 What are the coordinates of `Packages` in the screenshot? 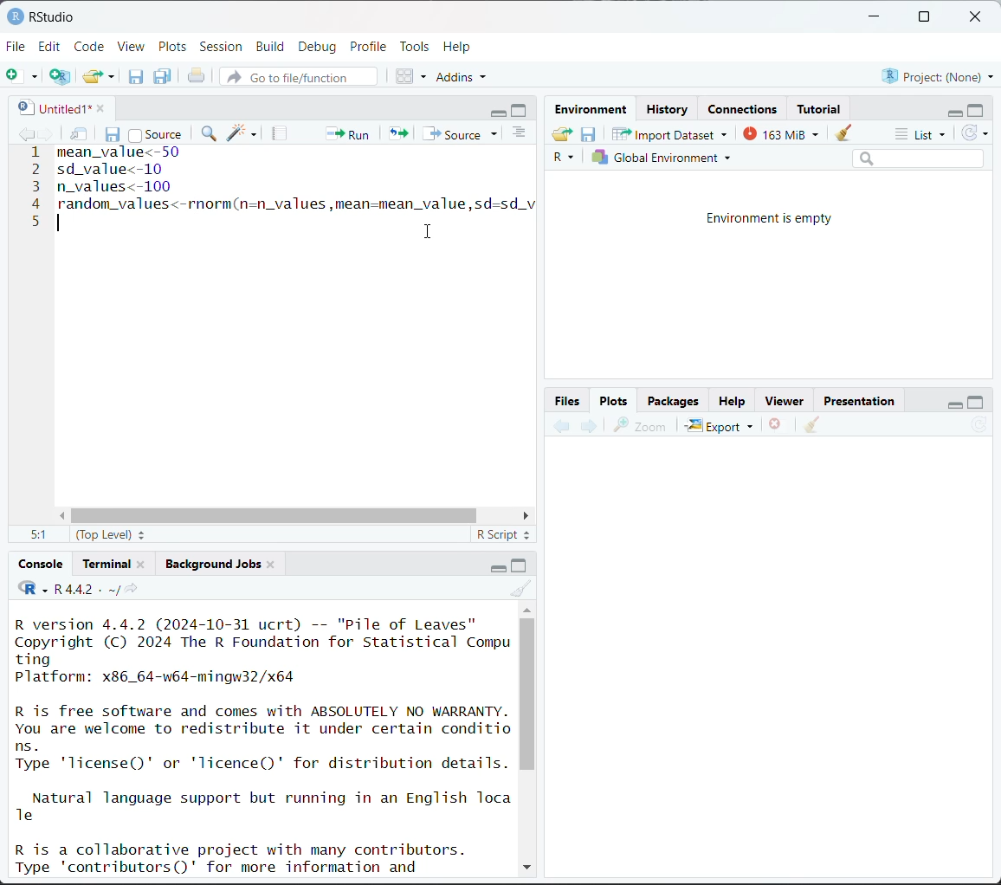 It's located at (673, 400).